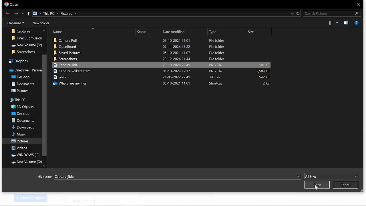 The image size is (366, 206). What do you see at coordinates (21, 134) in the screenshot?
I see `folders` at bounding box center [21, 134].